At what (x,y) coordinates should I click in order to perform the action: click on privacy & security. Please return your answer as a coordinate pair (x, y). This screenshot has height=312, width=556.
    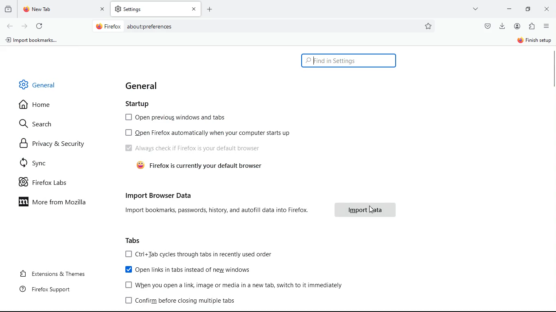
    Looking at the image, I should click on (58, 143).